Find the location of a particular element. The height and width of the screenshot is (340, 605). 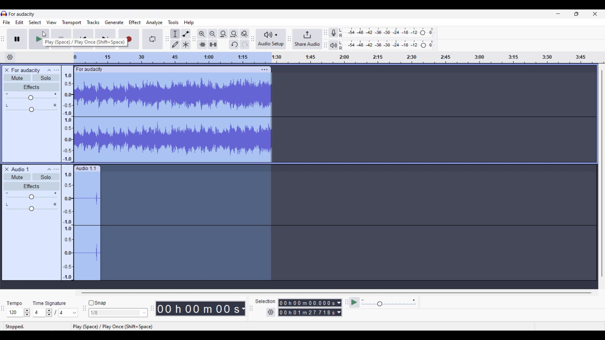

Stop is located at coordinates (61, 39).